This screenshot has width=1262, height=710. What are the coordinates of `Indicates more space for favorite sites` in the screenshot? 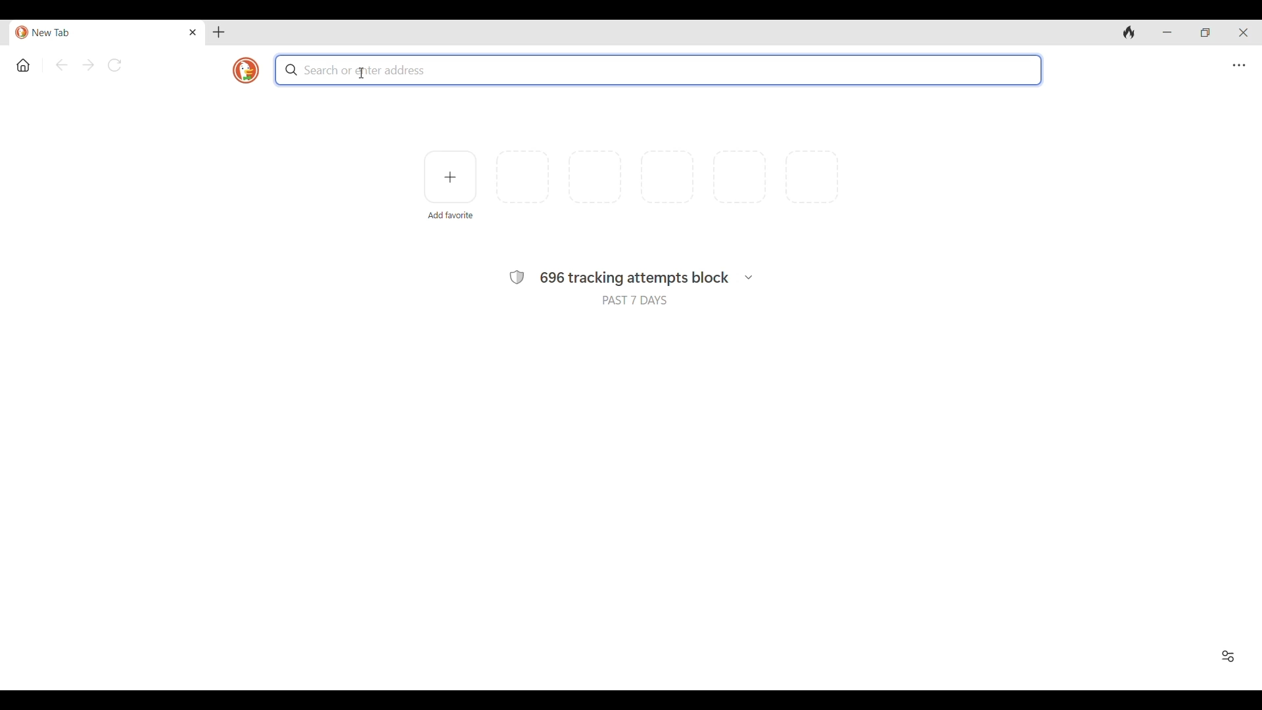 It's located at (667, 177).